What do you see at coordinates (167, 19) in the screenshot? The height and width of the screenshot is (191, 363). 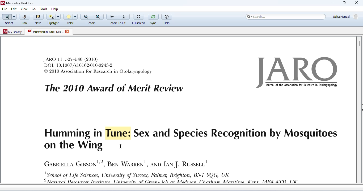 I see `help` at bounding box center [167, 19].